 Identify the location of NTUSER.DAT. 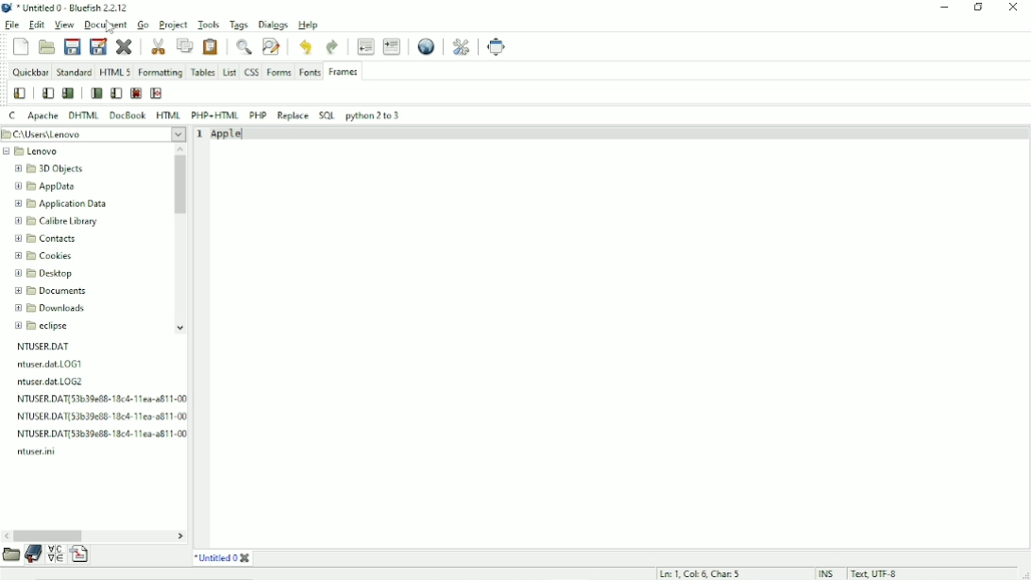
(46, 347).